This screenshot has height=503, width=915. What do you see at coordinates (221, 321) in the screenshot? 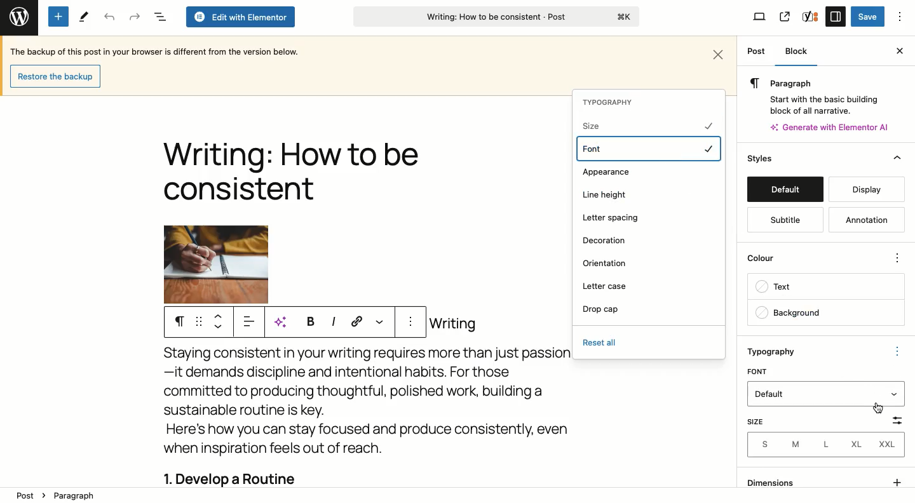
I see `Move up down` at bounding box center [221, 321].